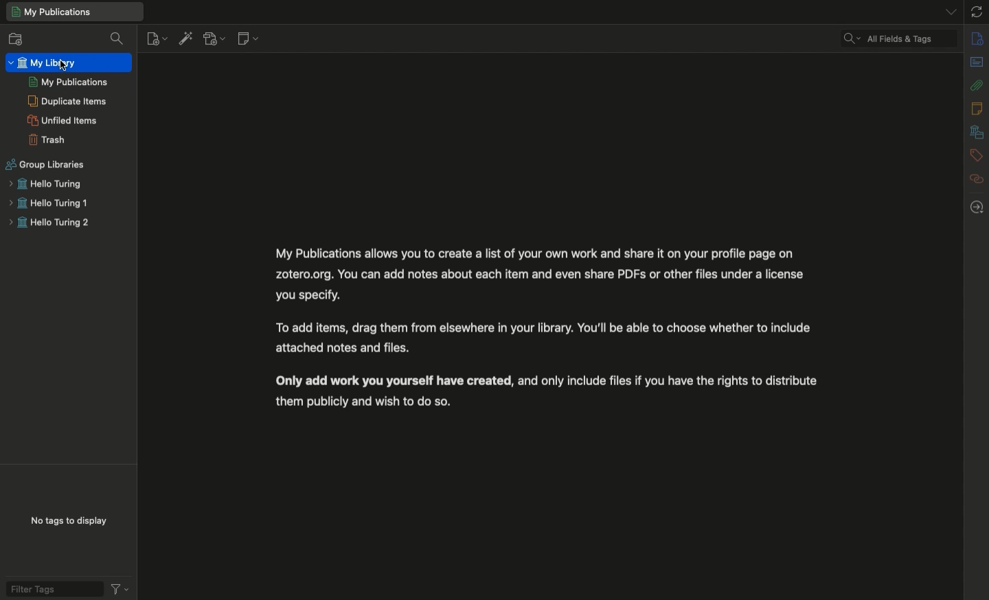 The image size is (989, 600). I want to click on No tags to display, so click(71, 522).